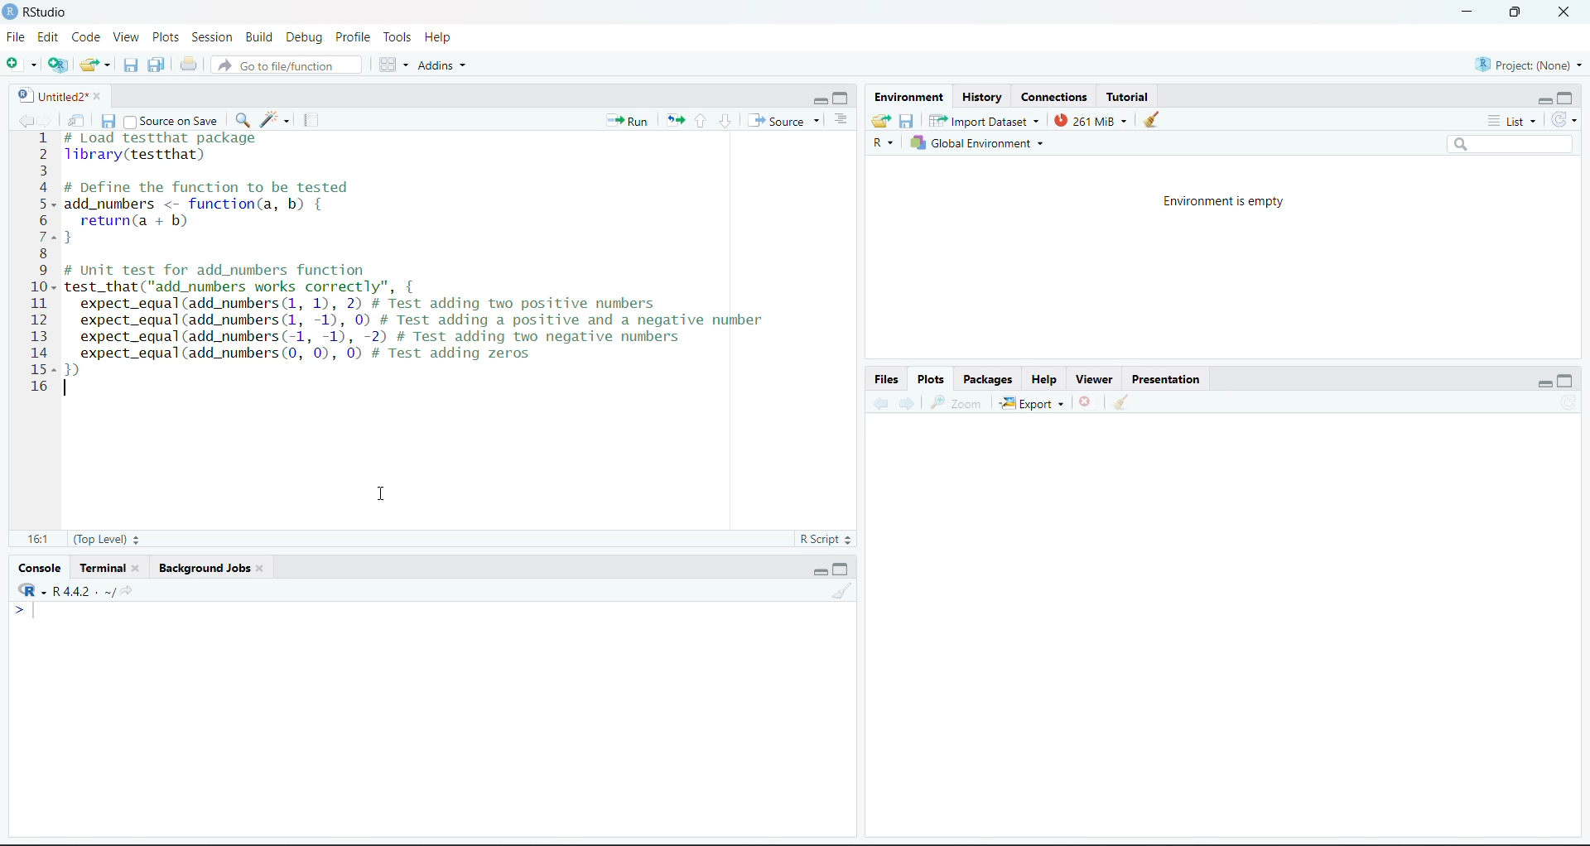 This screenshot has height=846, width=1590. I want to click on Re-run the previous code, so click(672, 119).